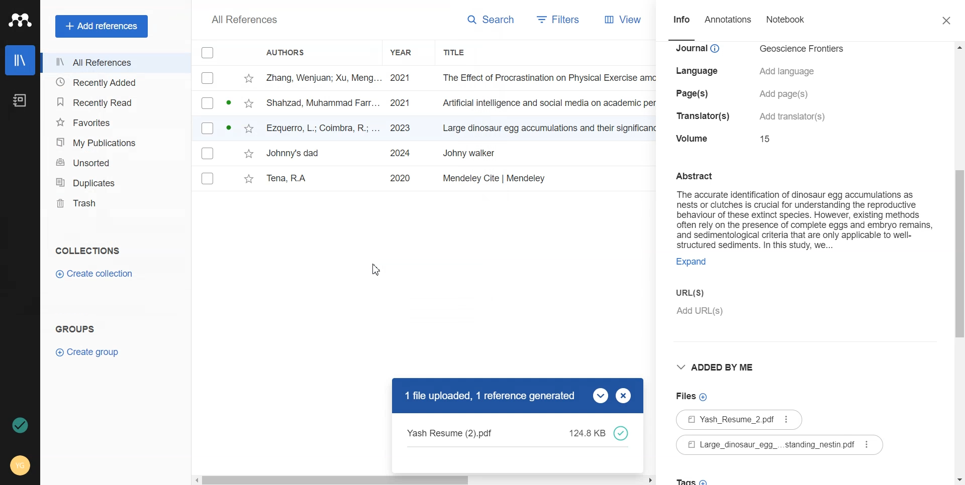  What do you see at coordinates (114, 101) in the screenshot?
I see `Recently Read` at bounding box center [114, 101].